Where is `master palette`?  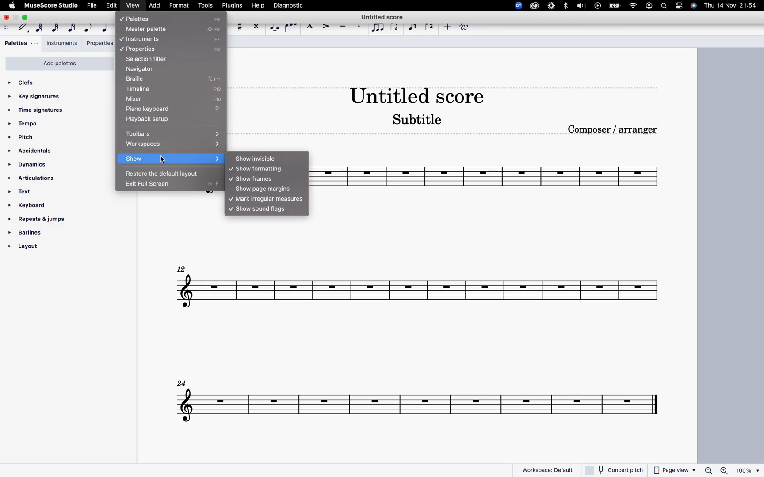
master palette is located at coordinates (149, 29).